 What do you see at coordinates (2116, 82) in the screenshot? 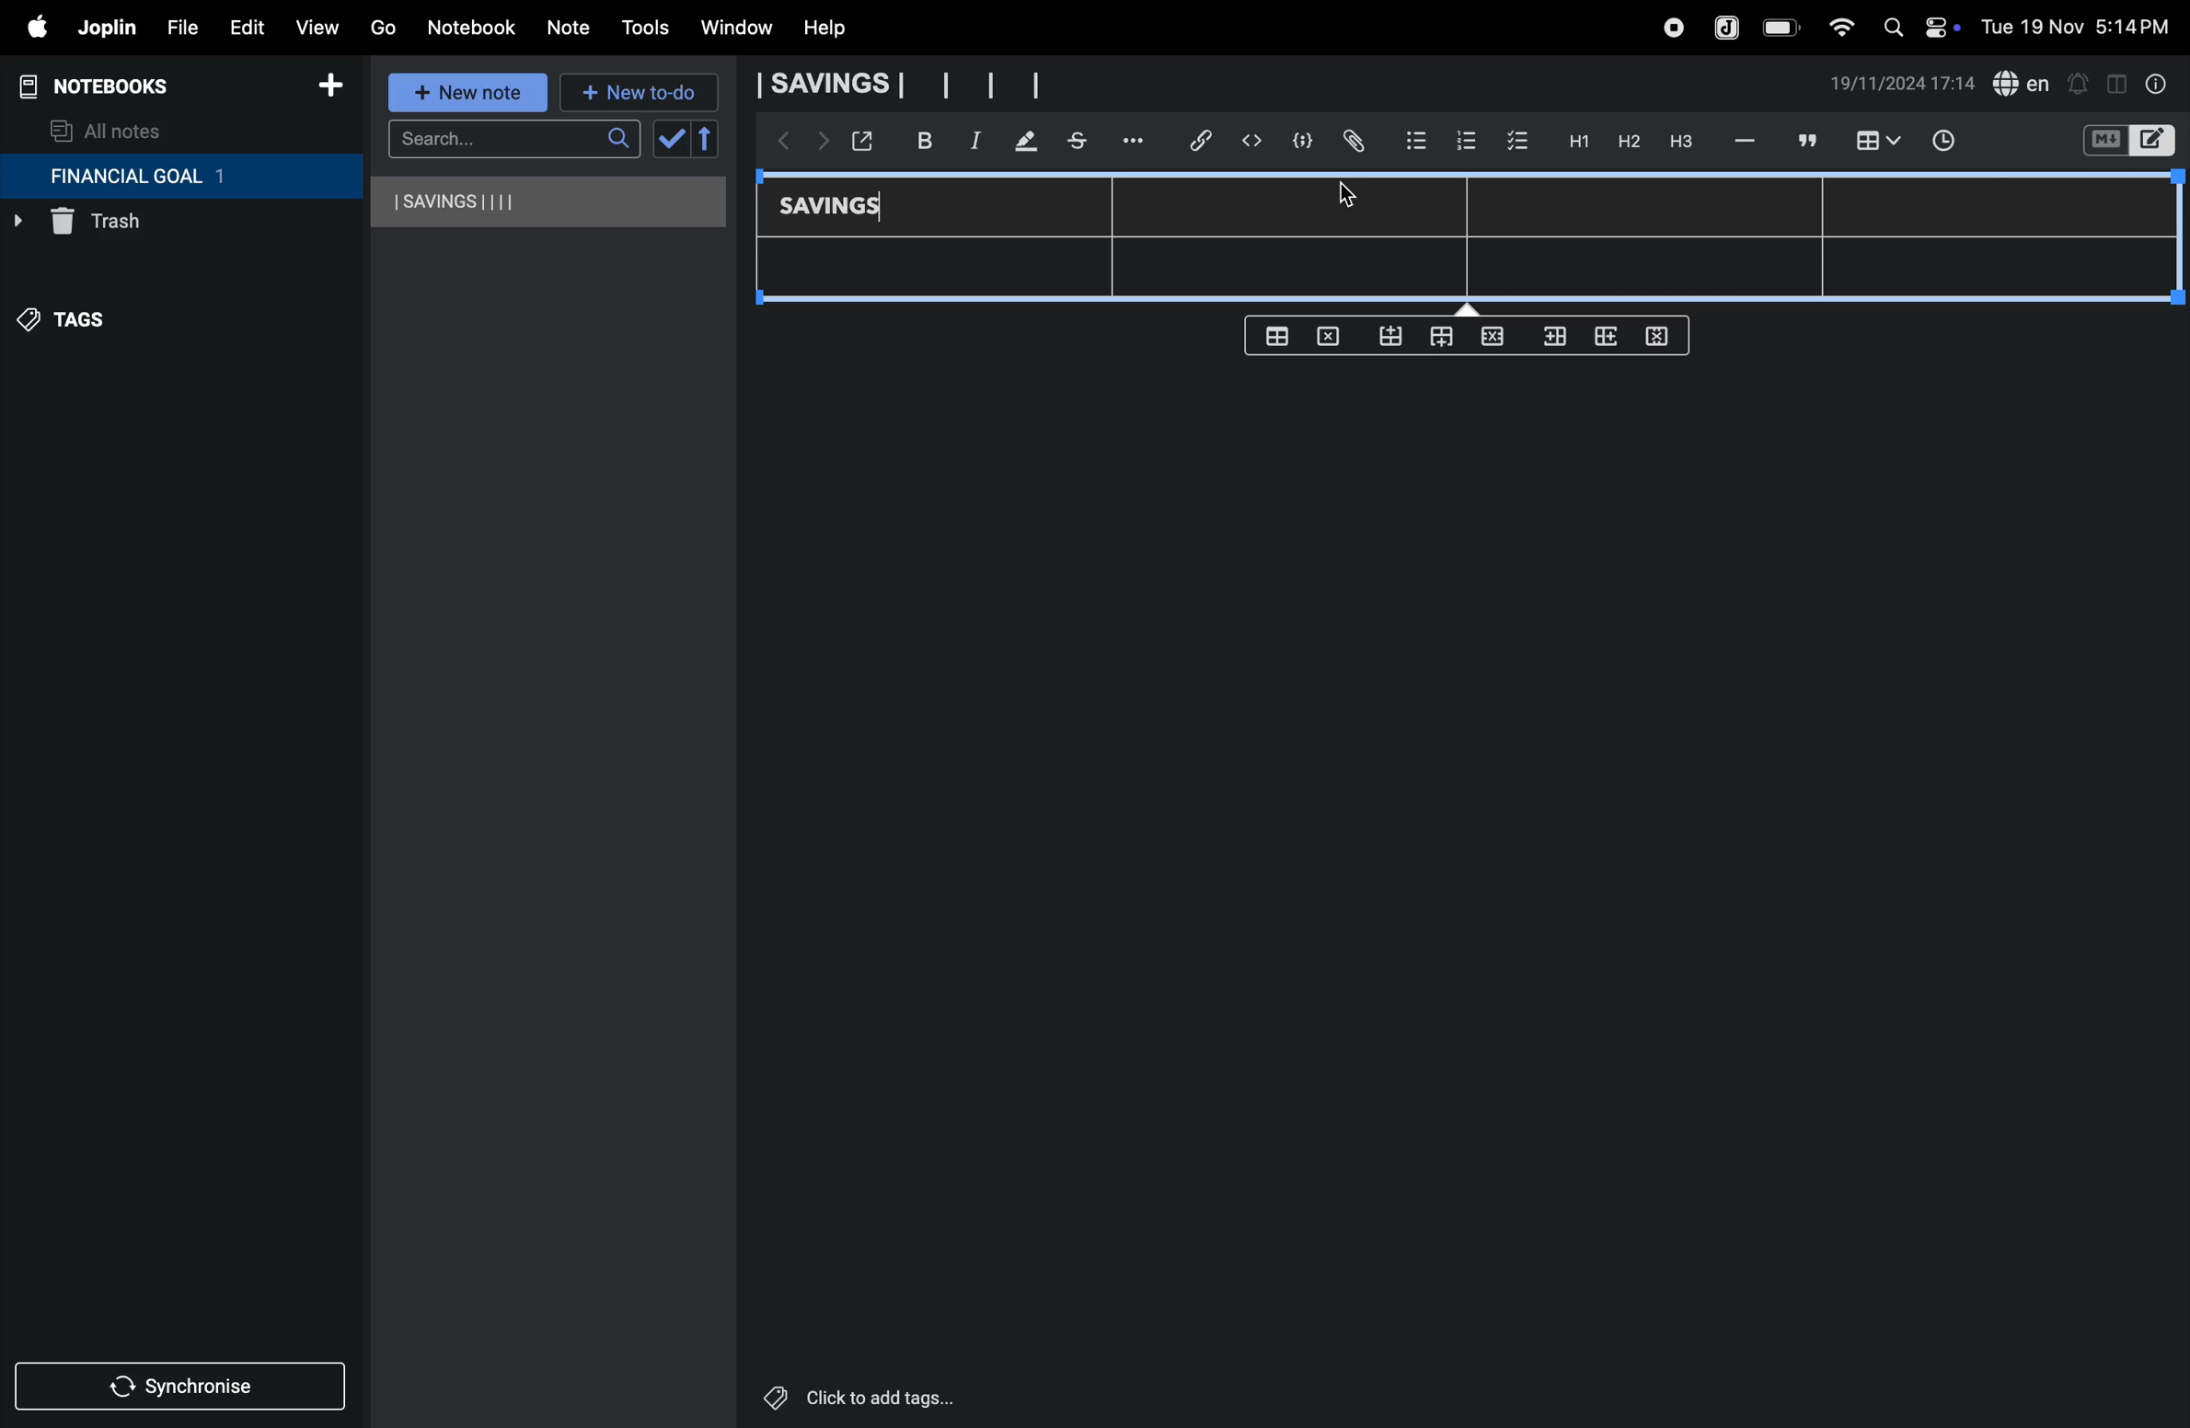
I see `toggle editor` at bounding box center [2116, 82].